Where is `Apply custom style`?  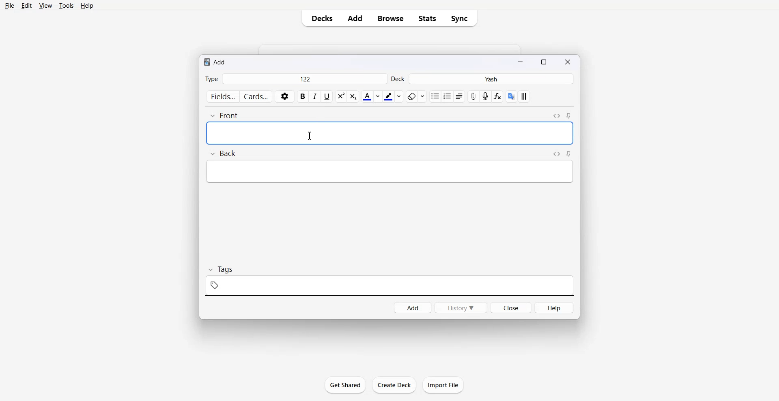 Apply custom style is located at coordinates (524, 96).